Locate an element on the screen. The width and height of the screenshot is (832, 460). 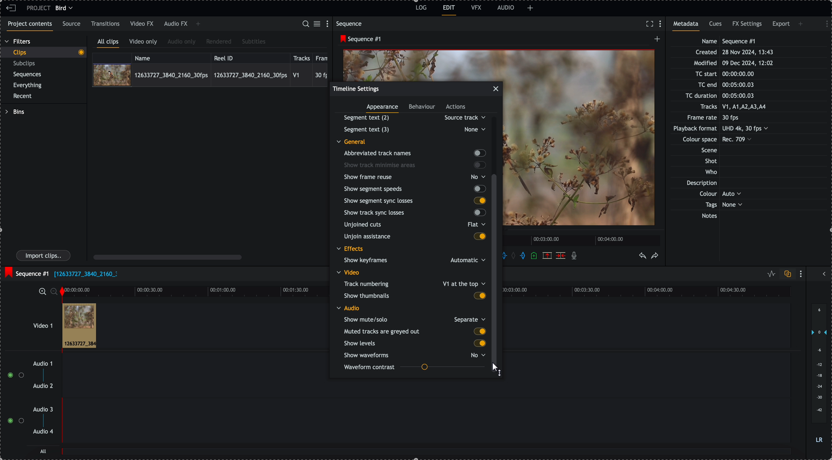
show thumbnails is located at coordinates (414, 295).